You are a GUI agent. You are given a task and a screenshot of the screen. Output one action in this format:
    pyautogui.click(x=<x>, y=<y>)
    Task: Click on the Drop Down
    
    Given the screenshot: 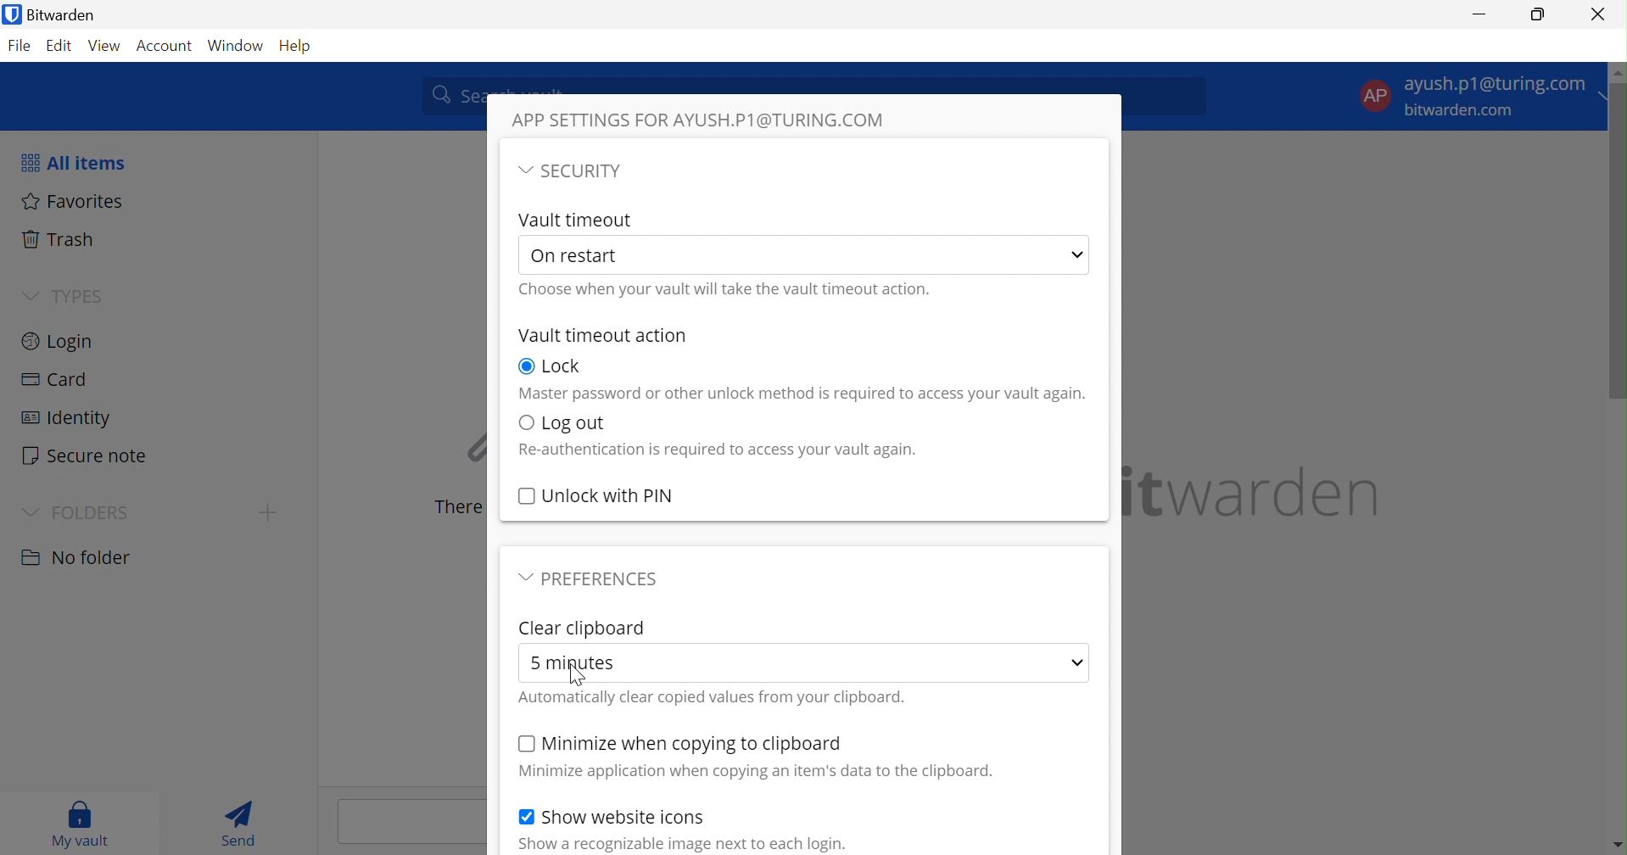 What is the action you would take?
    pyautogui.click(x=524, y=577)
    